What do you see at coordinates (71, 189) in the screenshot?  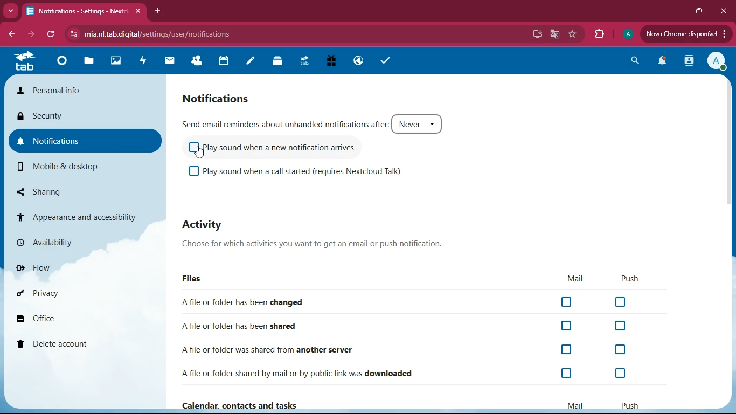 I see `sharing` at bounding box center [71, 189].